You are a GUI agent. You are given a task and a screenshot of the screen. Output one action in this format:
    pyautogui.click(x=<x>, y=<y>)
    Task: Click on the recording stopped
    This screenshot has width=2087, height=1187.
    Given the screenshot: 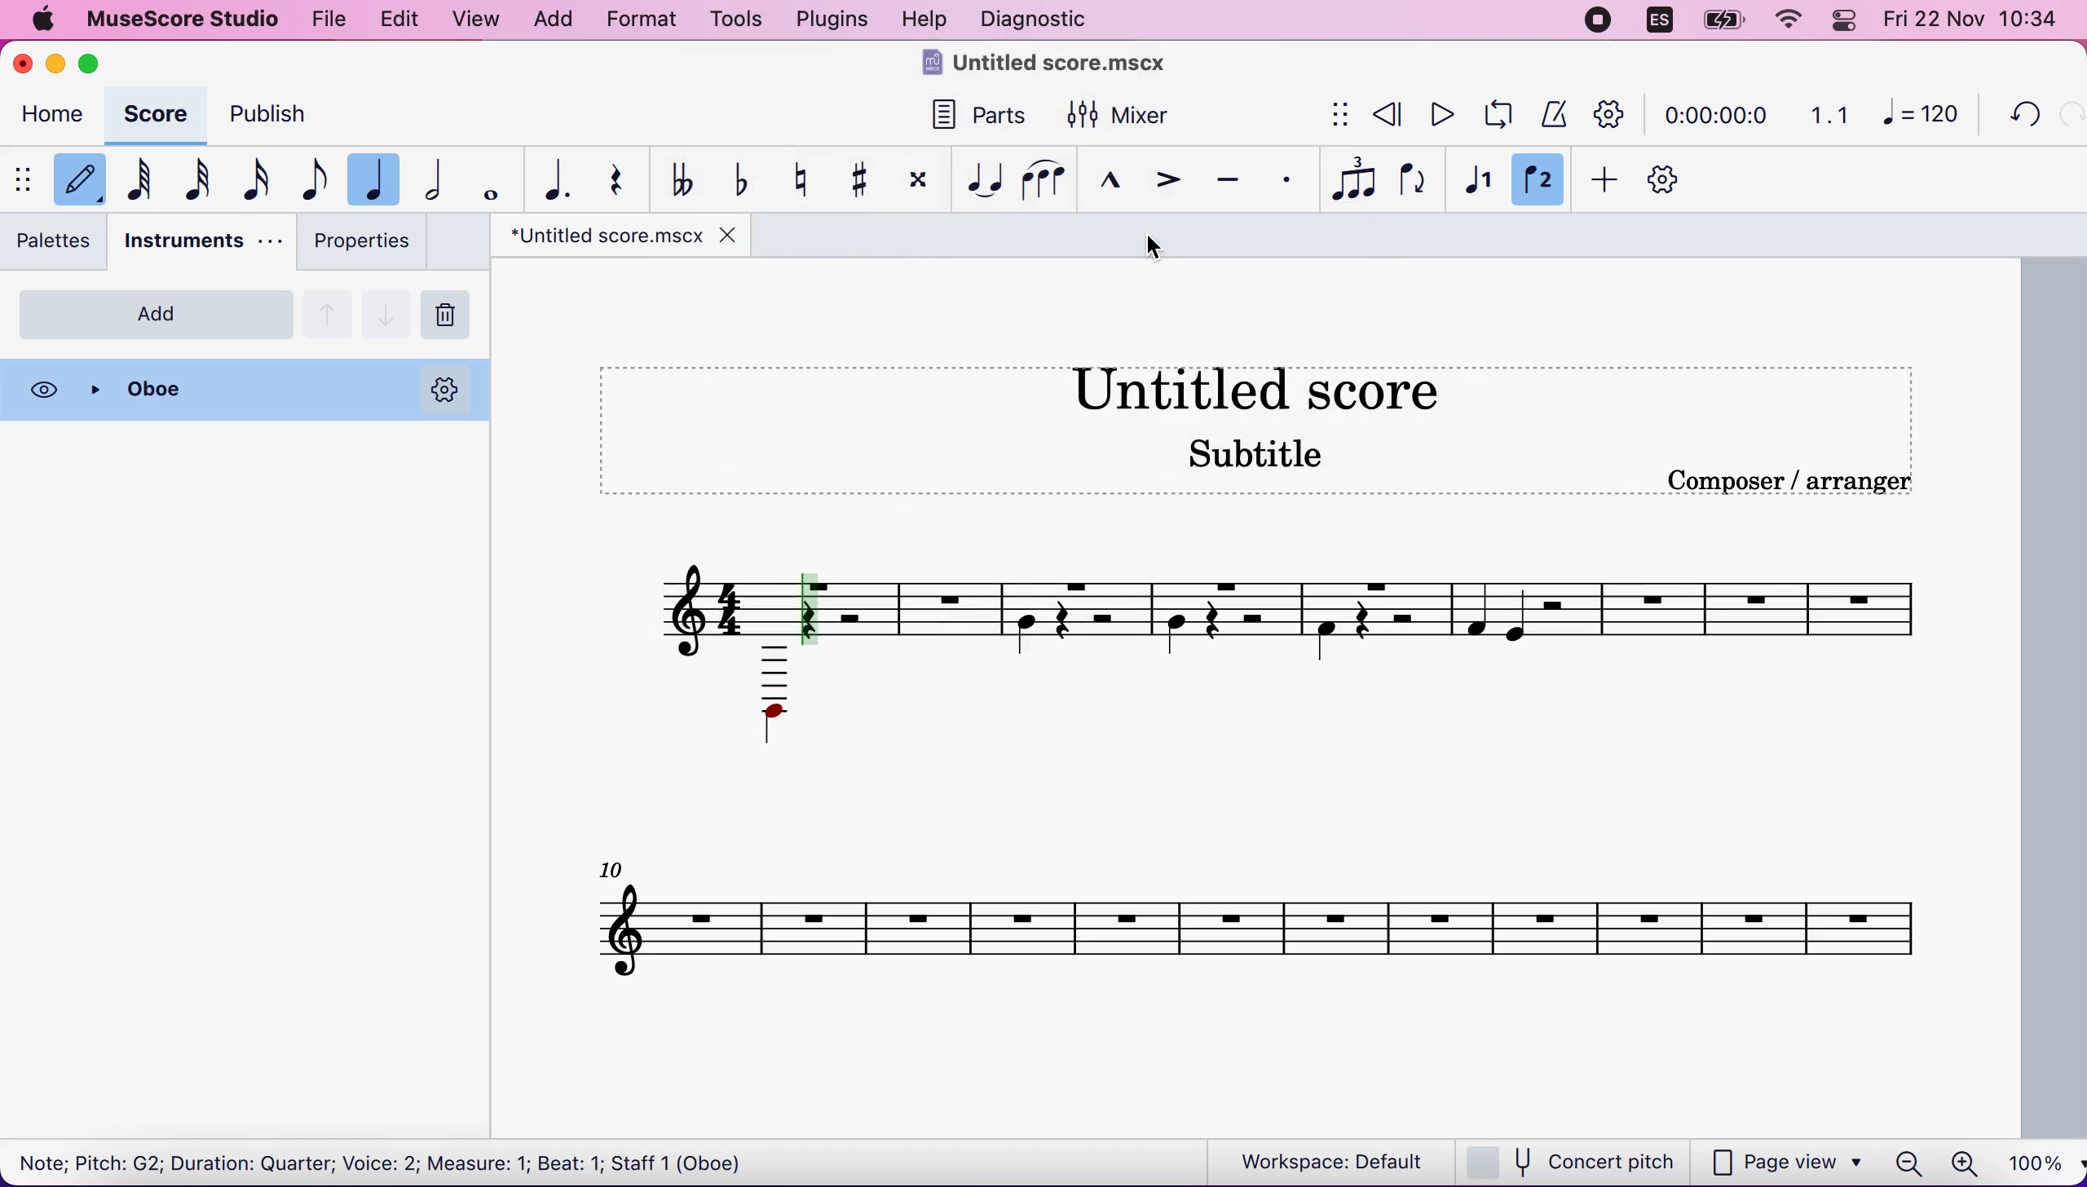 What is the action you would take?
    pyautogui.click(x=1599, y=22)
    